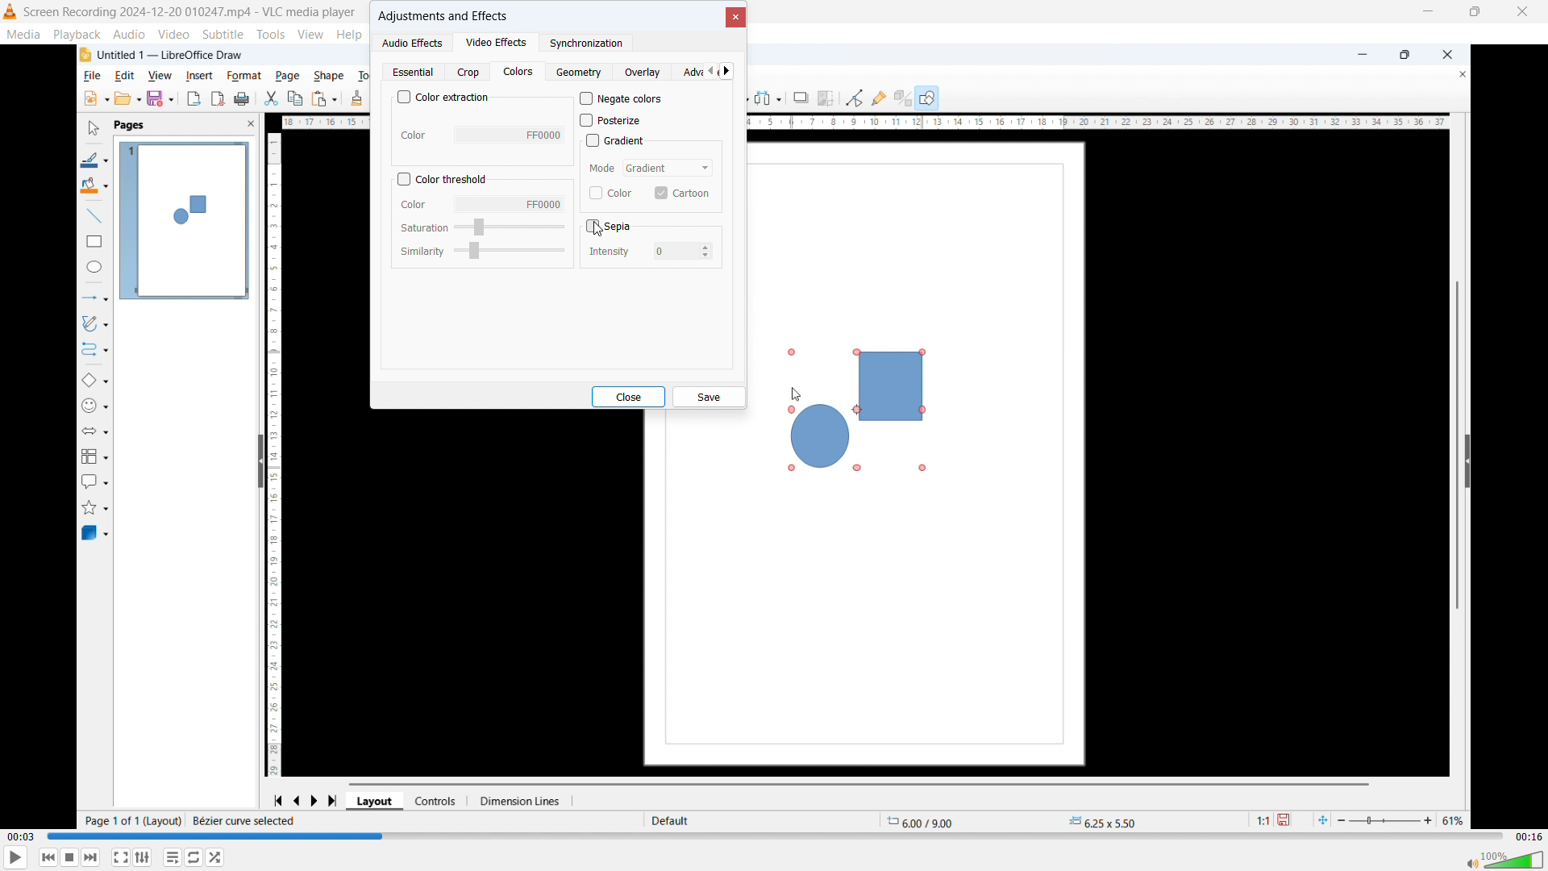 The image size is (1548, 871). Describe the element at coordinates (497, 43) in the screenshot. I see `Video effects ` at that location.